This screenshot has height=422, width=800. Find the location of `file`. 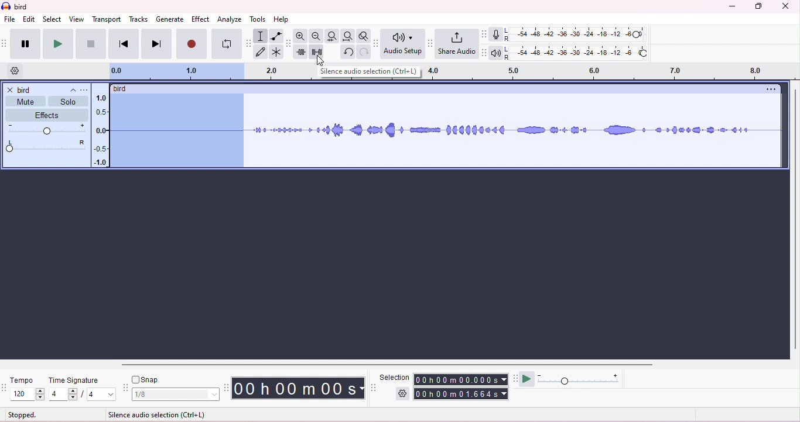

file is located at coordinates (9, 19).